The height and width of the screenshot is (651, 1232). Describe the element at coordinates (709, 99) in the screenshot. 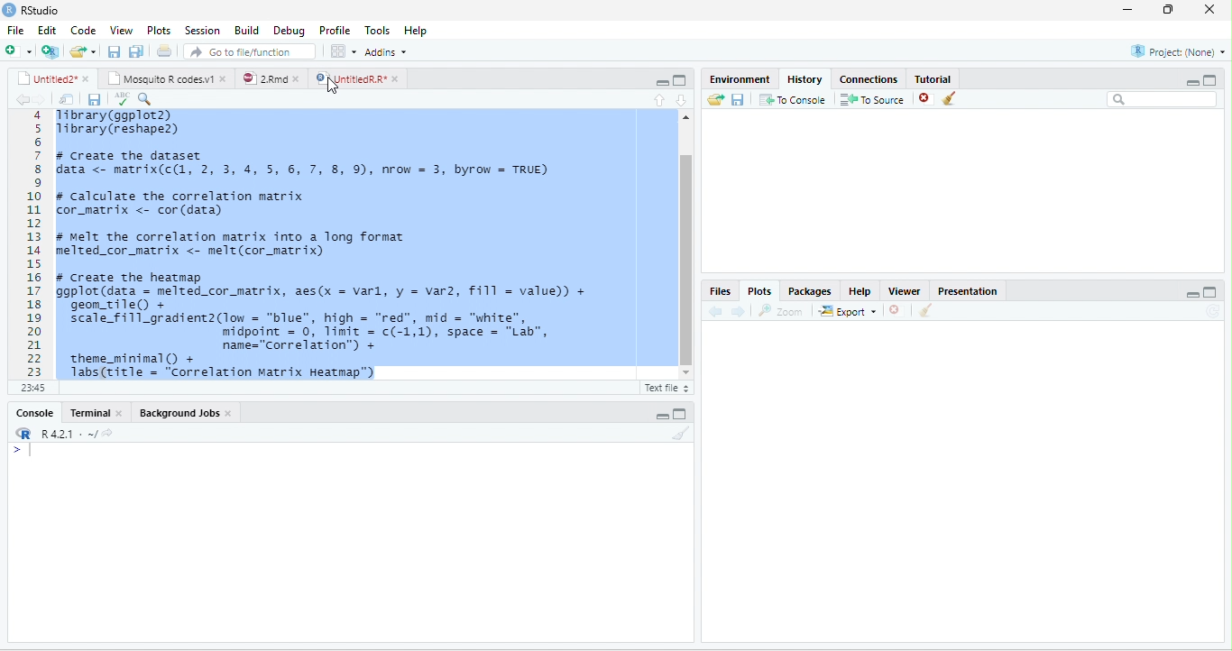

I see `send file` at that location.